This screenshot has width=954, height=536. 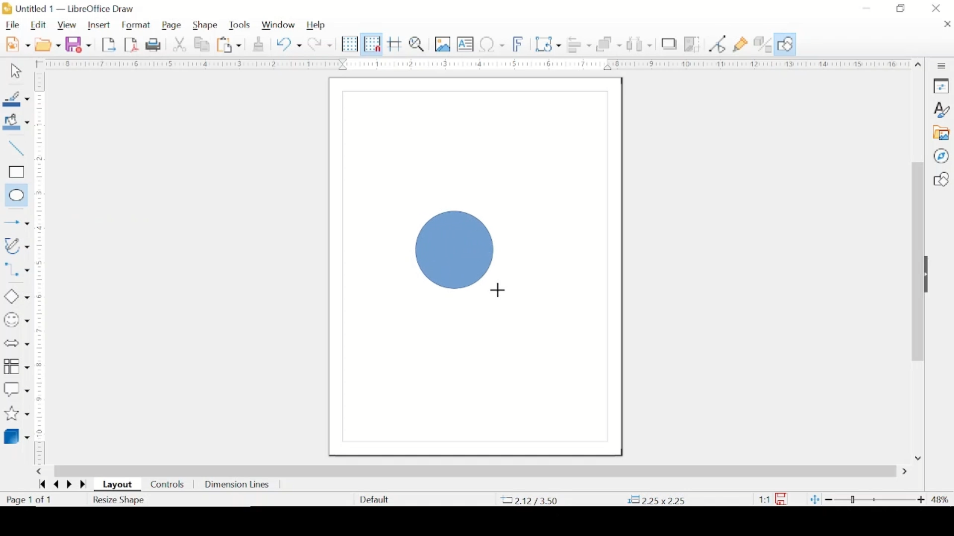 I want to click on select at least three objects to distribute, so click(x=639, y=44).